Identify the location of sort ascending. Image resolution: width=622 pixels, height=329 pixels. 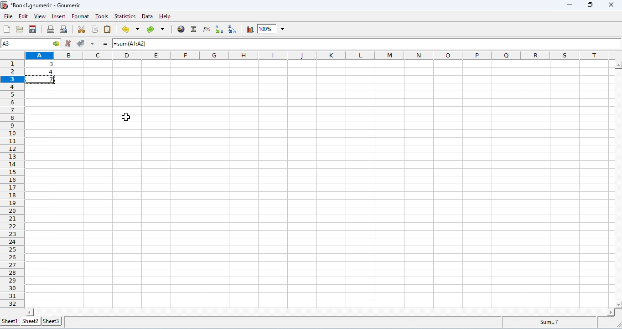
(220, 29).